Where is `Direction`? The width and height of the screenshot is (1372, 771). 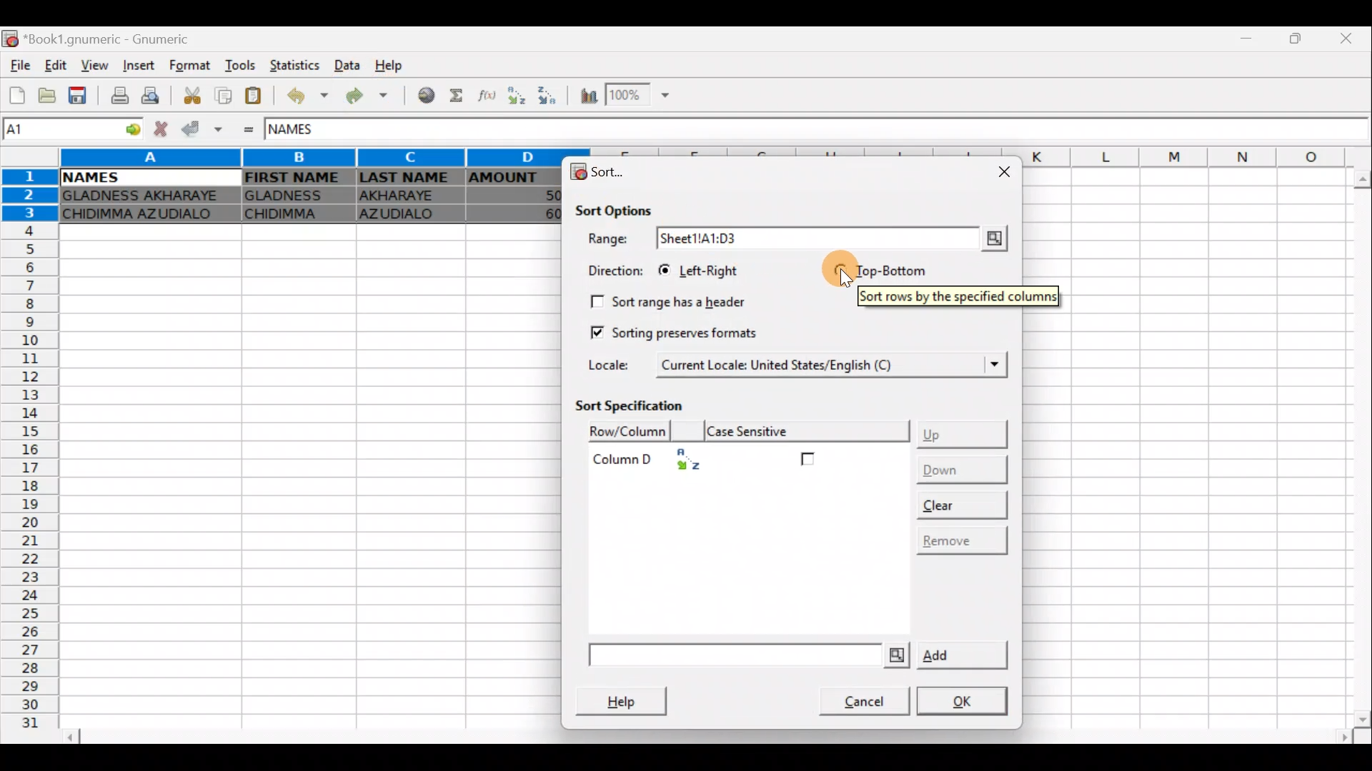 Direction is located at coordinates (611, 269).